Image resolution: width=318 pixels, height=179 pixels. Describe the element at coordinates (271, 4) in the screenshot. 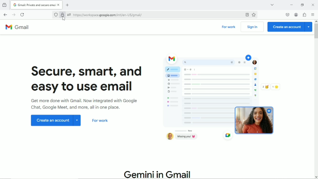

I see `list all tabs` at that location.